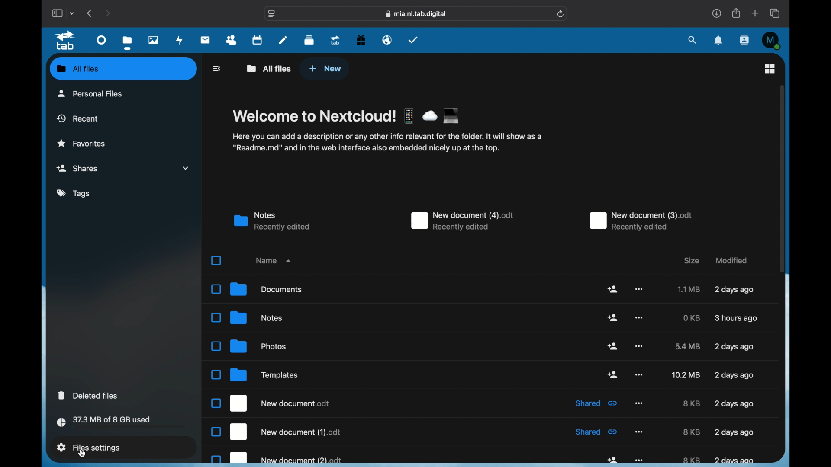  What do you see at coordinates (277, 458) in the screenshot?
I see `new document` at bounding box center [277, 458].